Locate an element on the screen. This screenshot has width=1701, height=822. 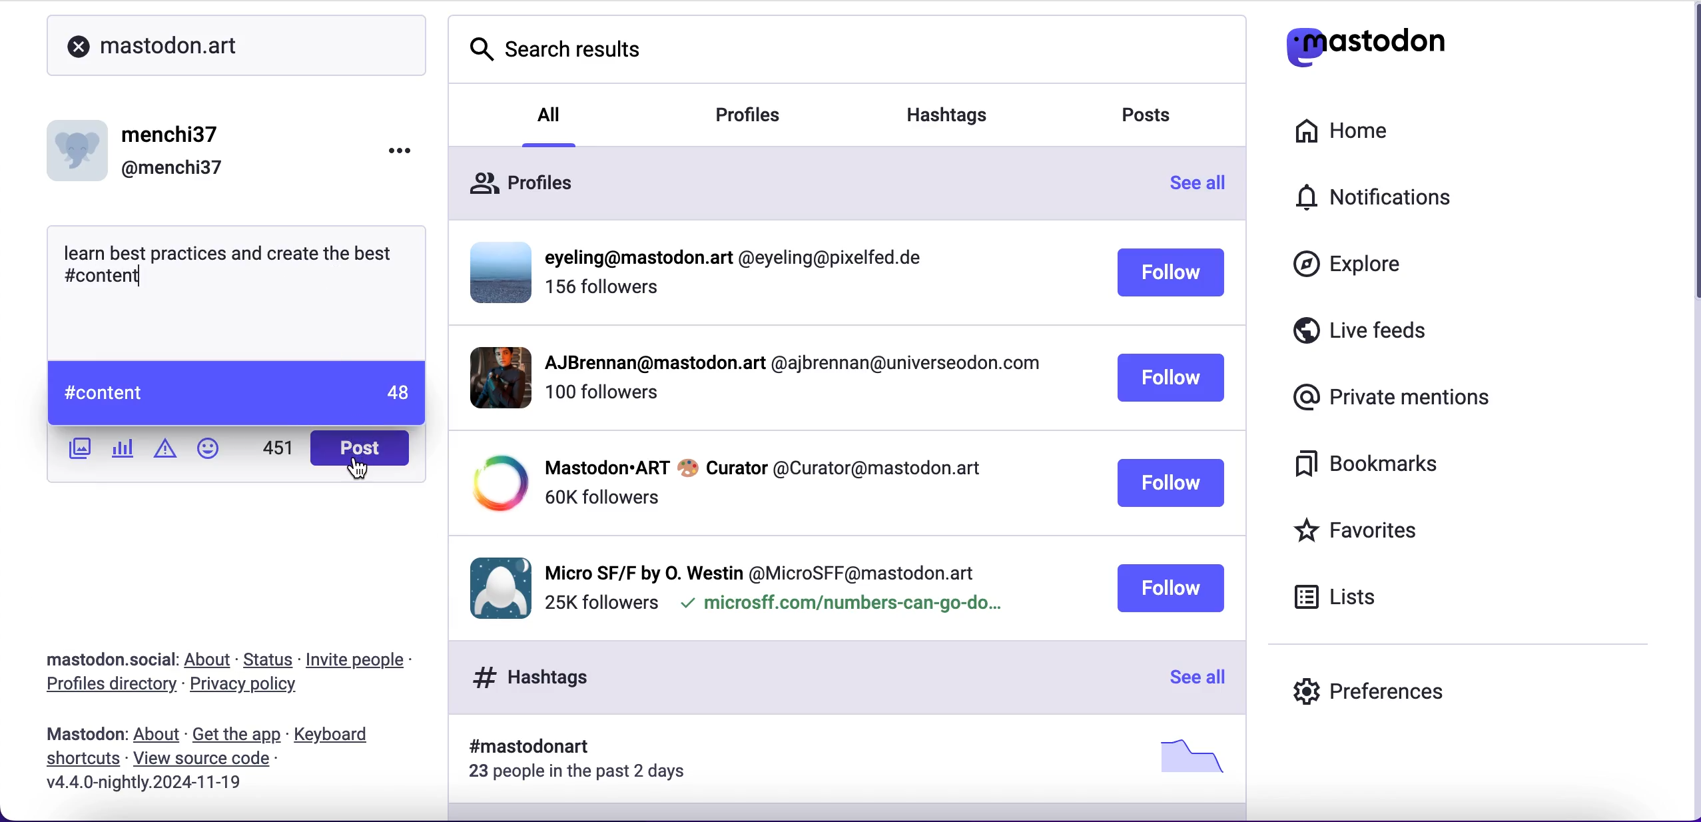
bookmarks is located at coordinates (1377, 469).